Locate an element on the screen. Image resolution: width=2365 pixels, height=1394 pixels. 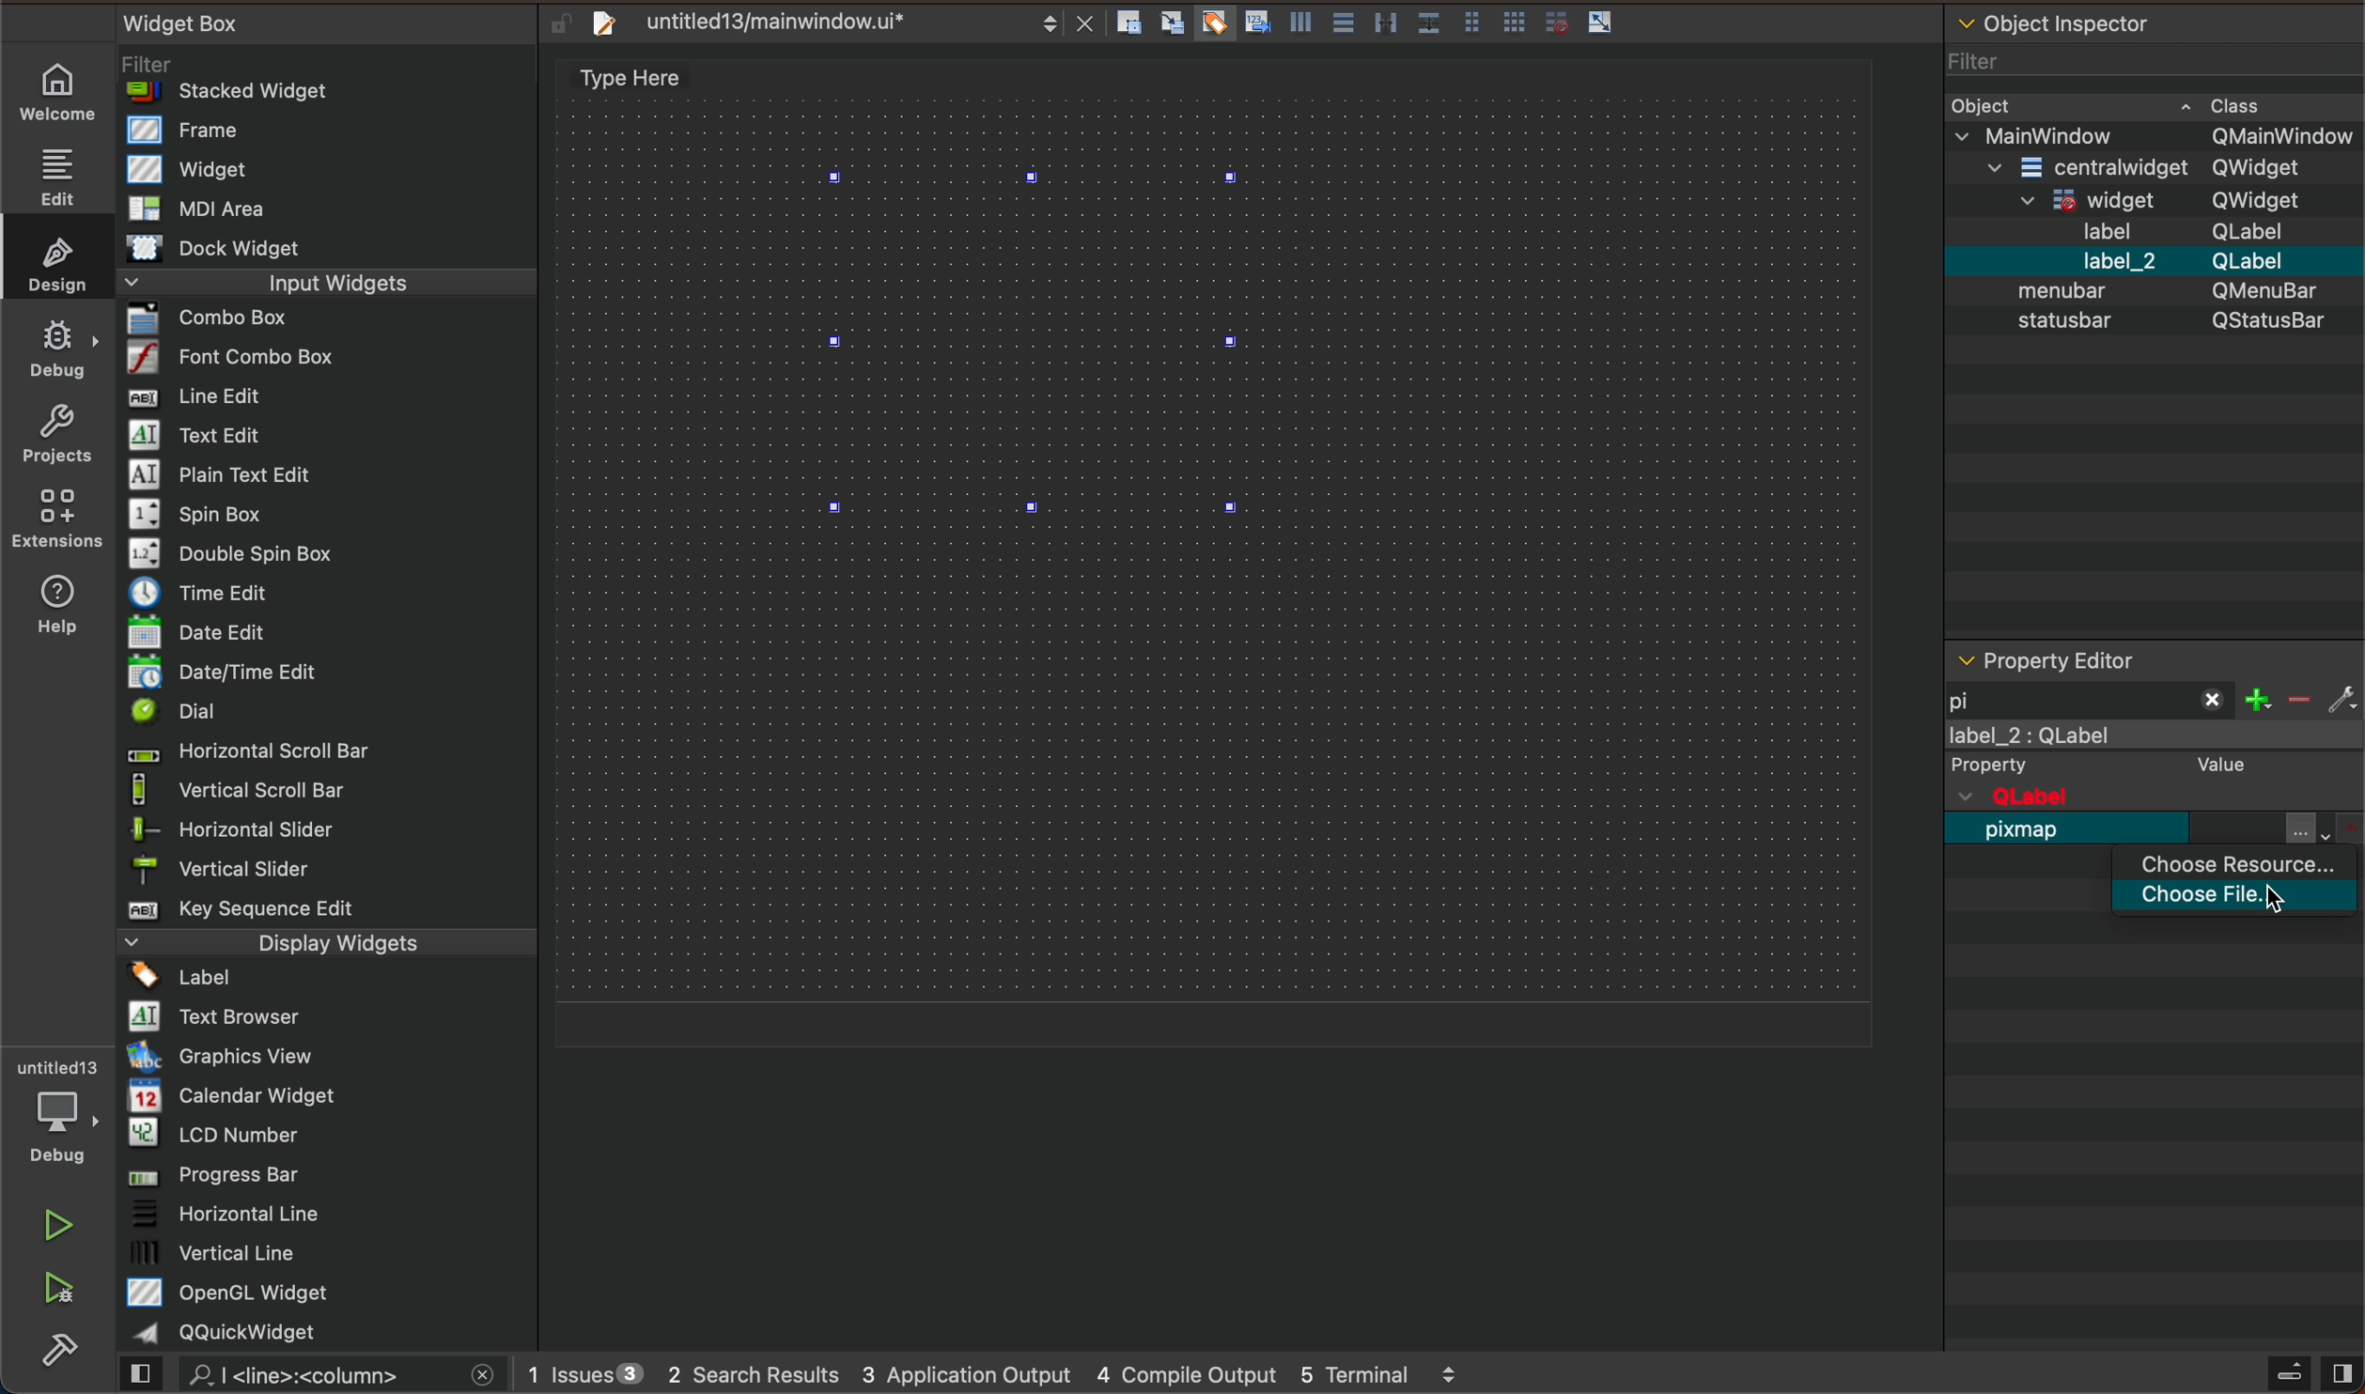
edit is located at coordinates (53, 173).